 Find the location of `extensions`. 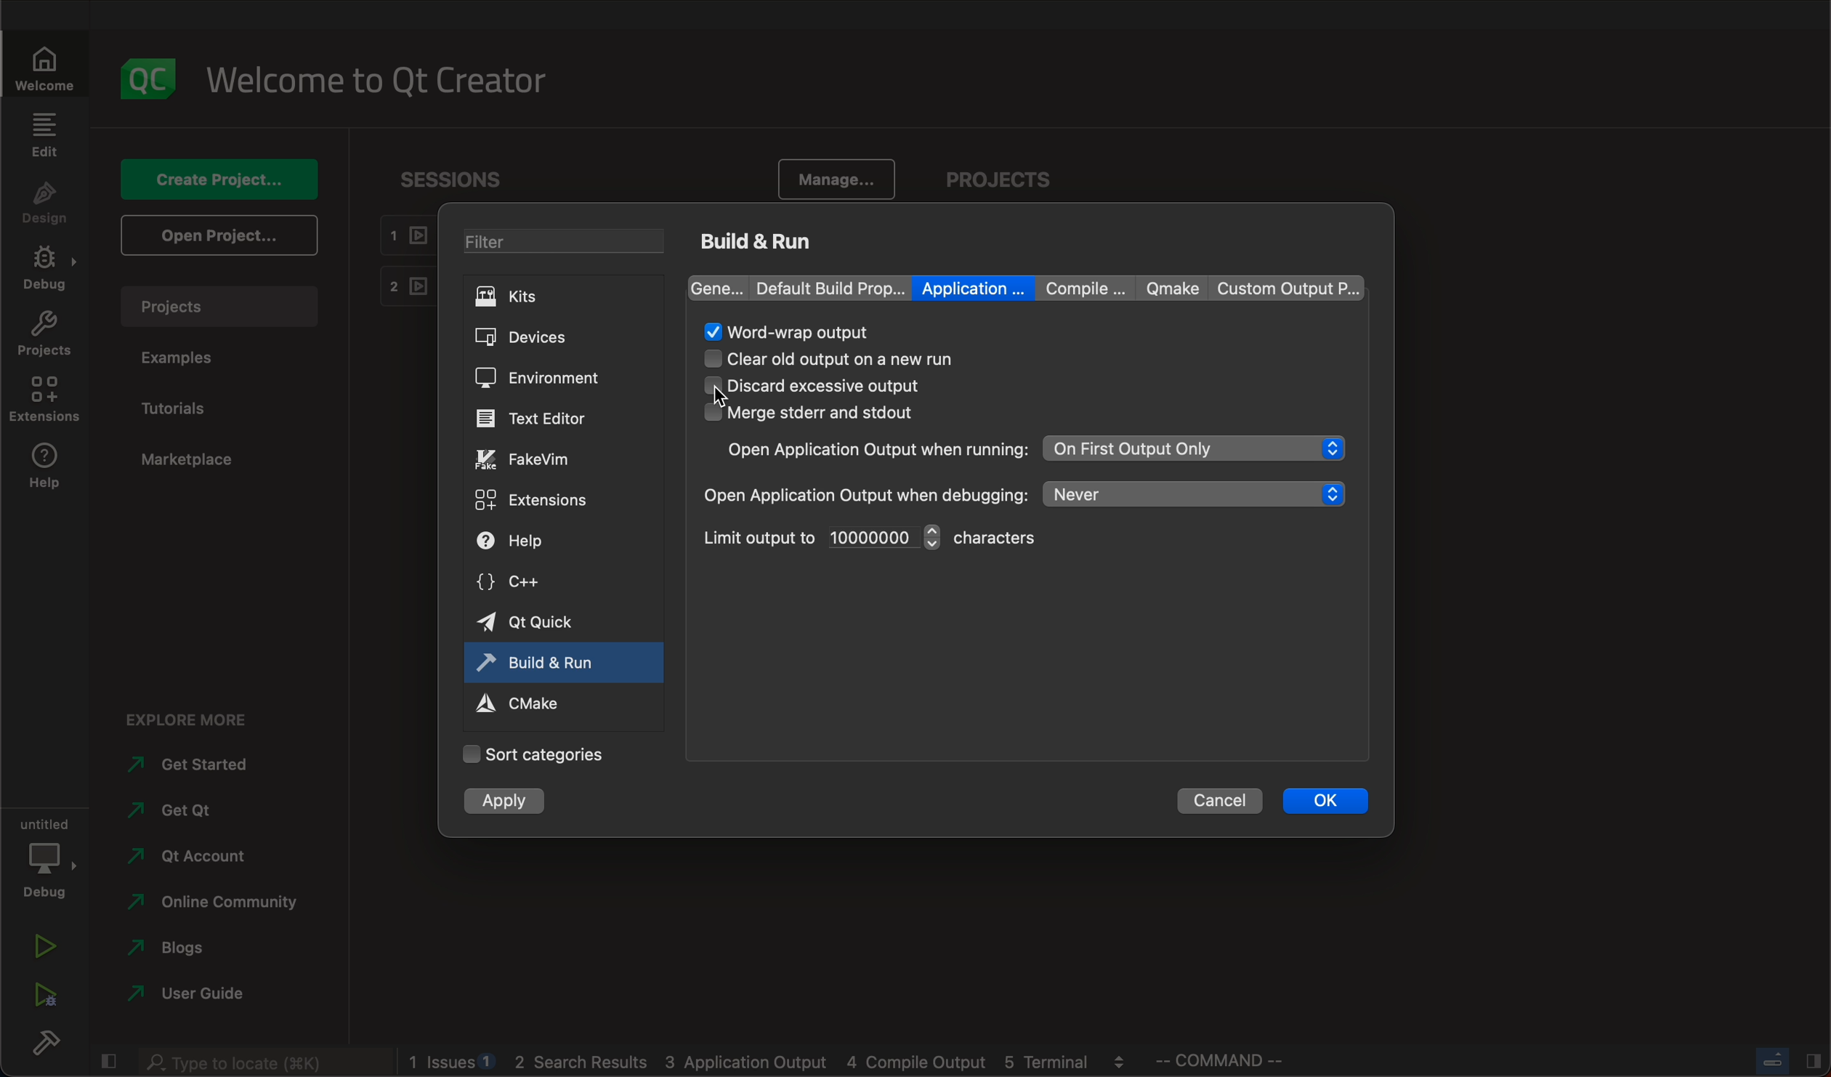

extensions is located at coordinates (549, 499).